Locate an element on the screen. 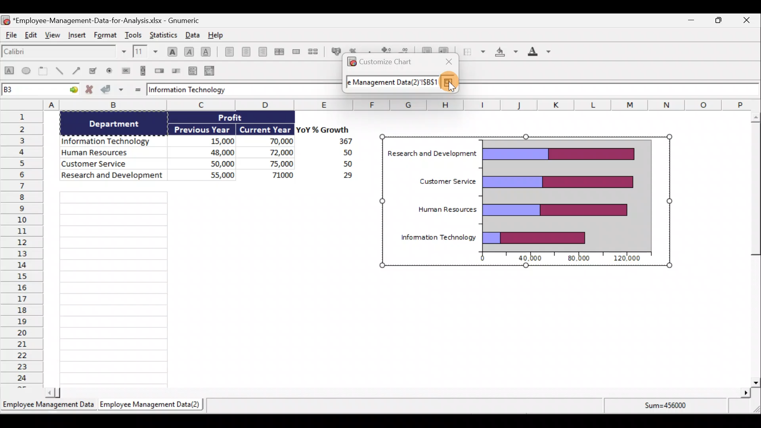  Scroll bar is located at coordinates (752, 247).